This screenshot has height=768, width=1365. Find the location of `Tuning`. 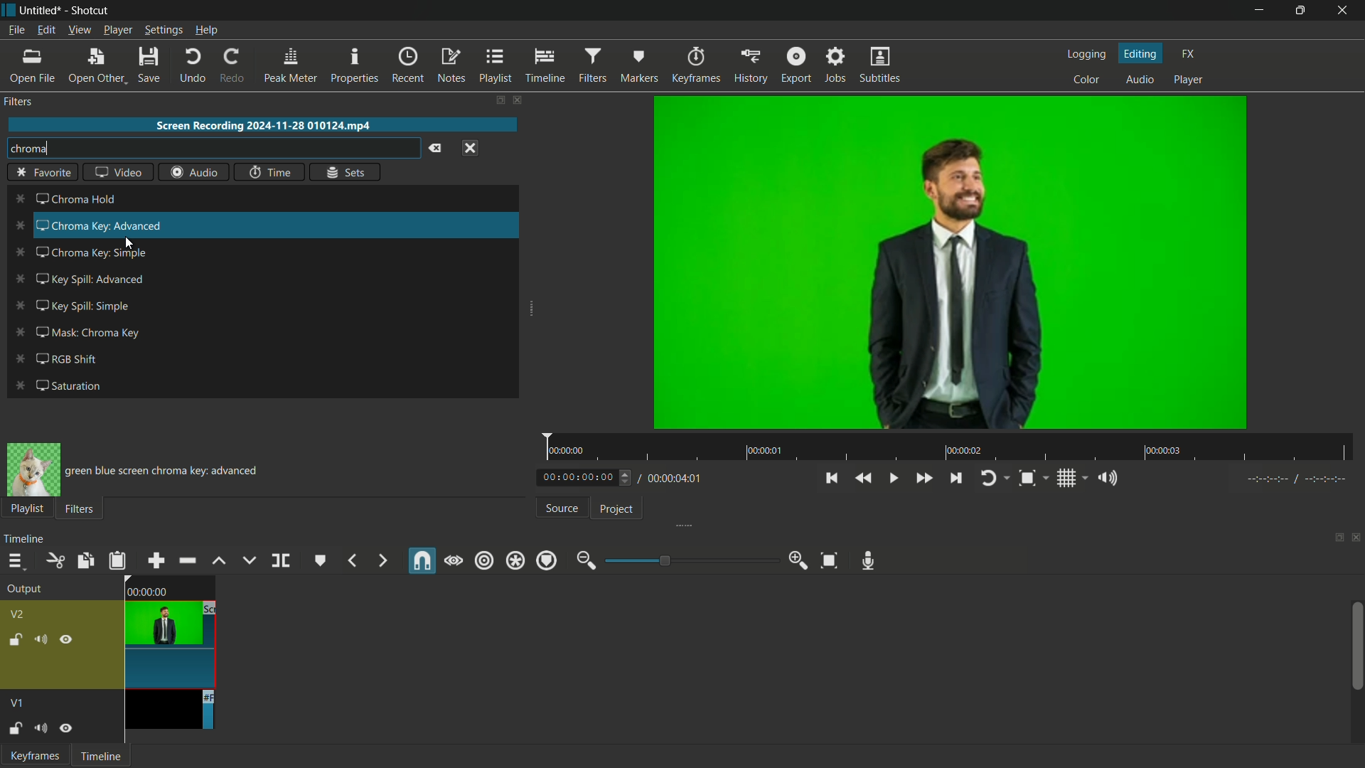

Tuning is located at coordinates (1297, 479).